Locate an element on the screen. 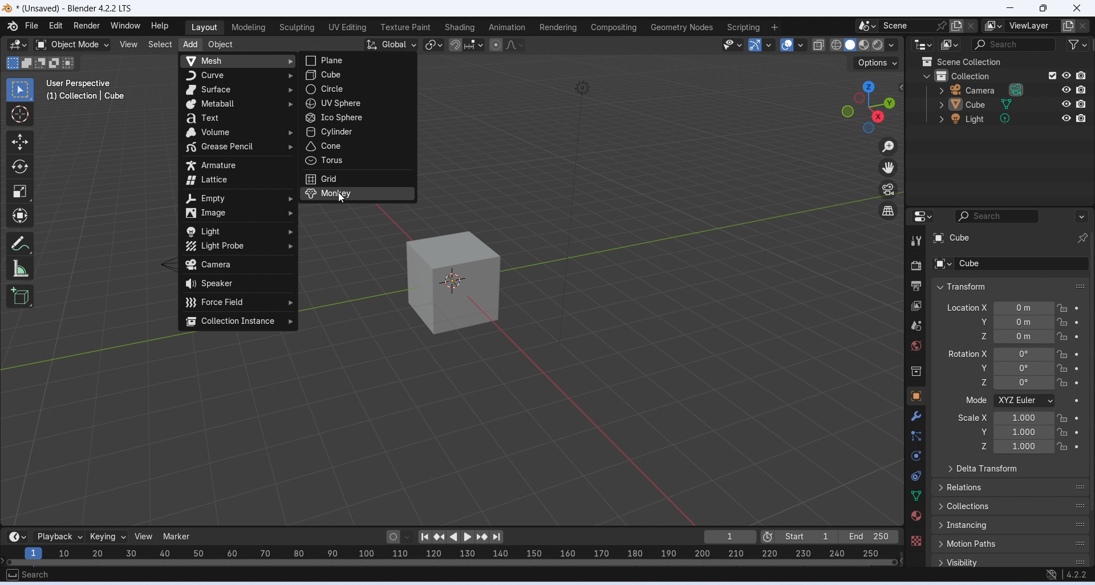  animate property is located at coordinates (1078, 308).